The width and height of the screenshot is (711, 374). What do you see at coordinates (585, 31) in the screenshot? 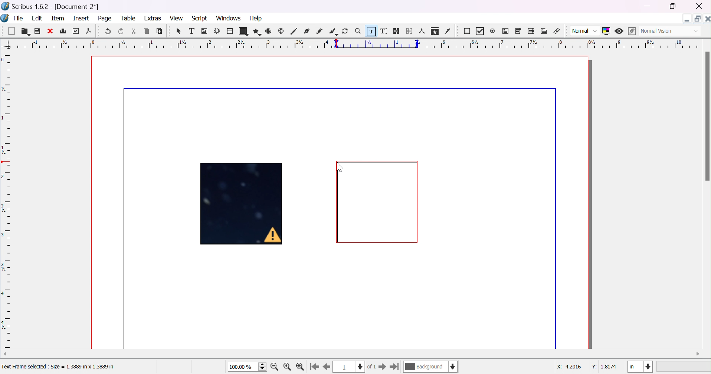
I see `normal` at bounding box center [585, 31].